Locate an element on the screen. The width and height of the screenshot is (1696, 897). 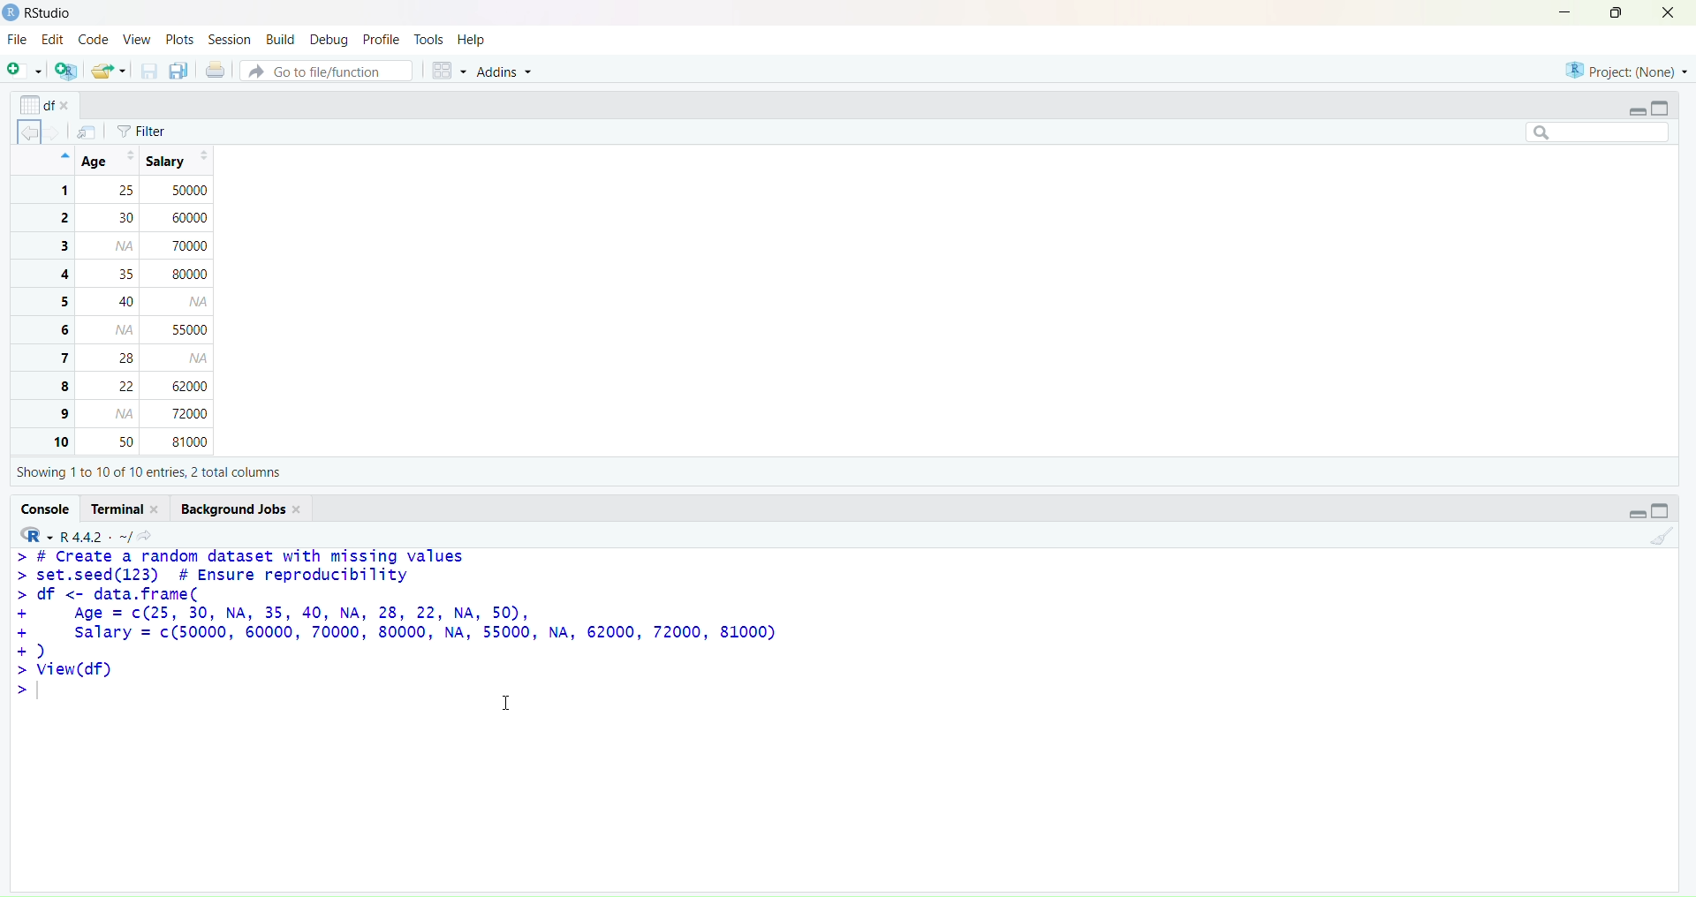
Rstudio is located at coordinates (39, 12).